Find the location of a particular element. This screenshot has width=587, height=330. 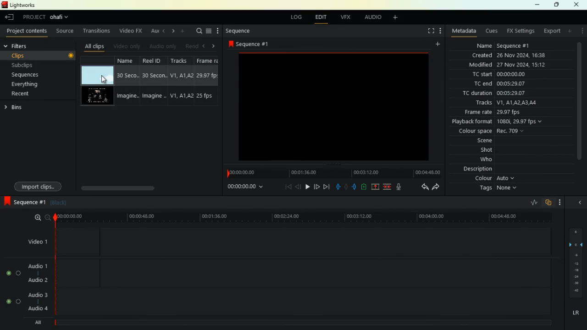

export is located at coordinates (550, 31).